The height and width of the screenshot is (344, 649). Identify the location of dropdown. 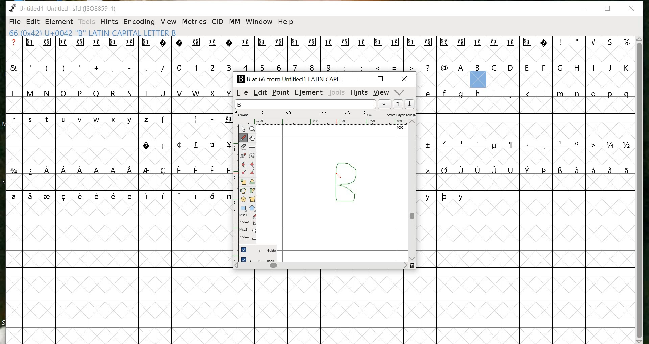
(385, 104).